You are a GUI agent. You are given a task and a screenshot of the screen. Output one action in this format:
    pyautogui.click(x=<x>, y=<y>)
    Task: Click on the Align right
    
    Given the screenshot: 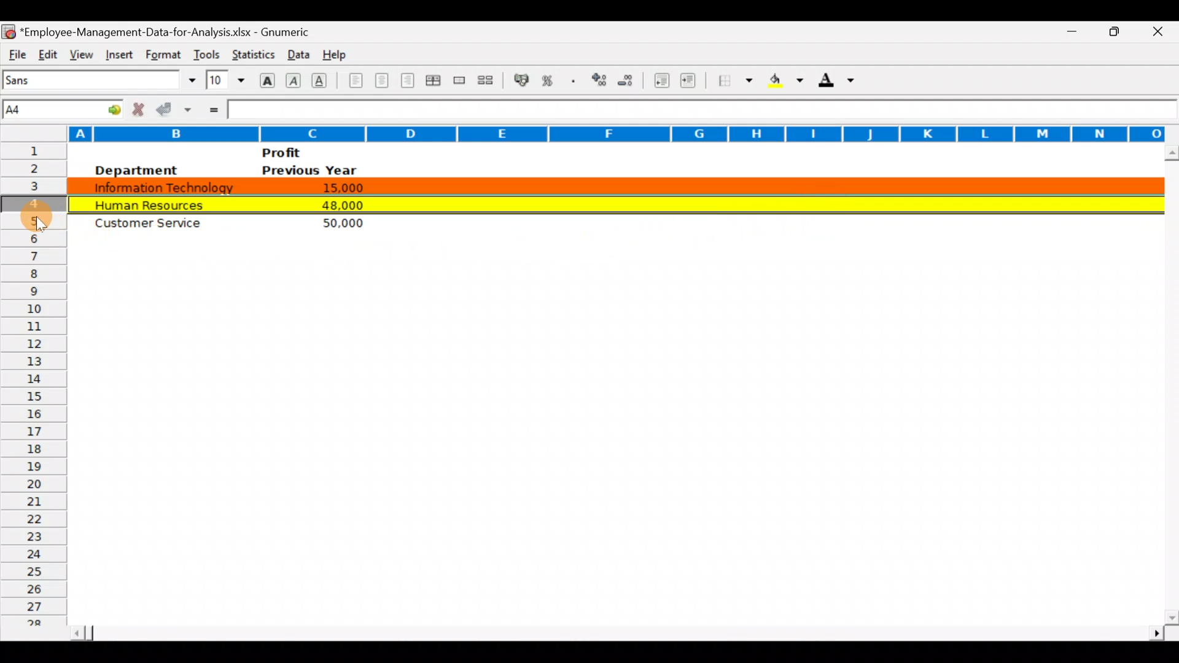 What is the action you would take?
    pyautogui.click(x=410, y=80)
    